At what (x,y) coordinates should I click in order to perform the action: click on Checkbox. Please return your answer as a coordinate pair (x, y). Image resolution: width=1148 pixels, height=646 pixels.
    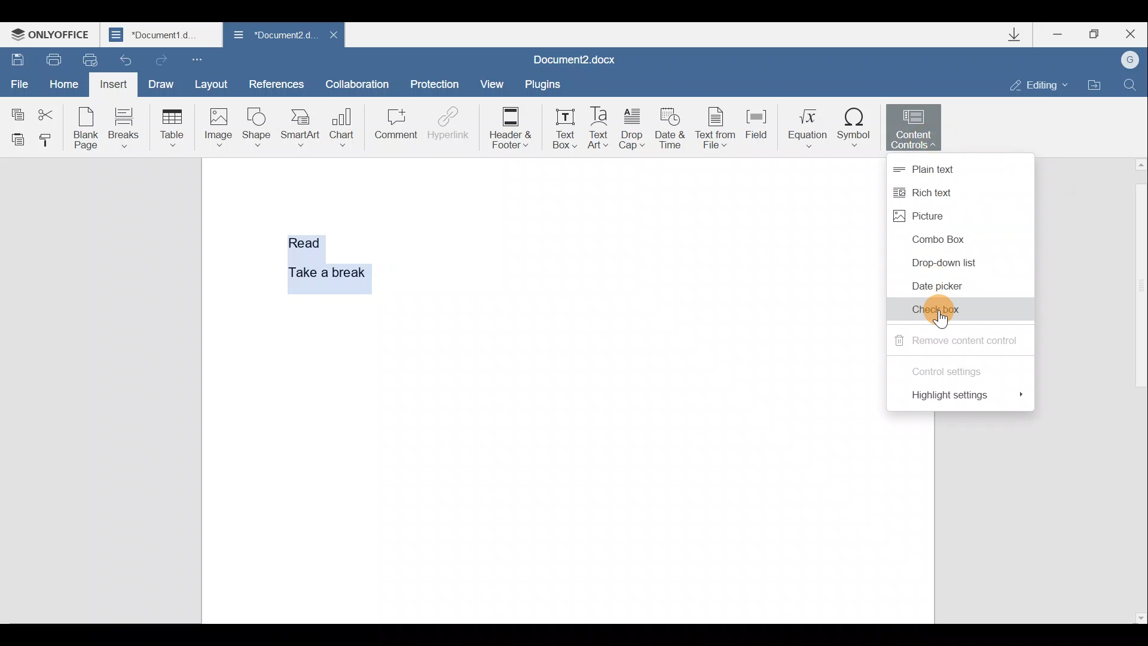
    Looking at the image, I should click on (946, 309).